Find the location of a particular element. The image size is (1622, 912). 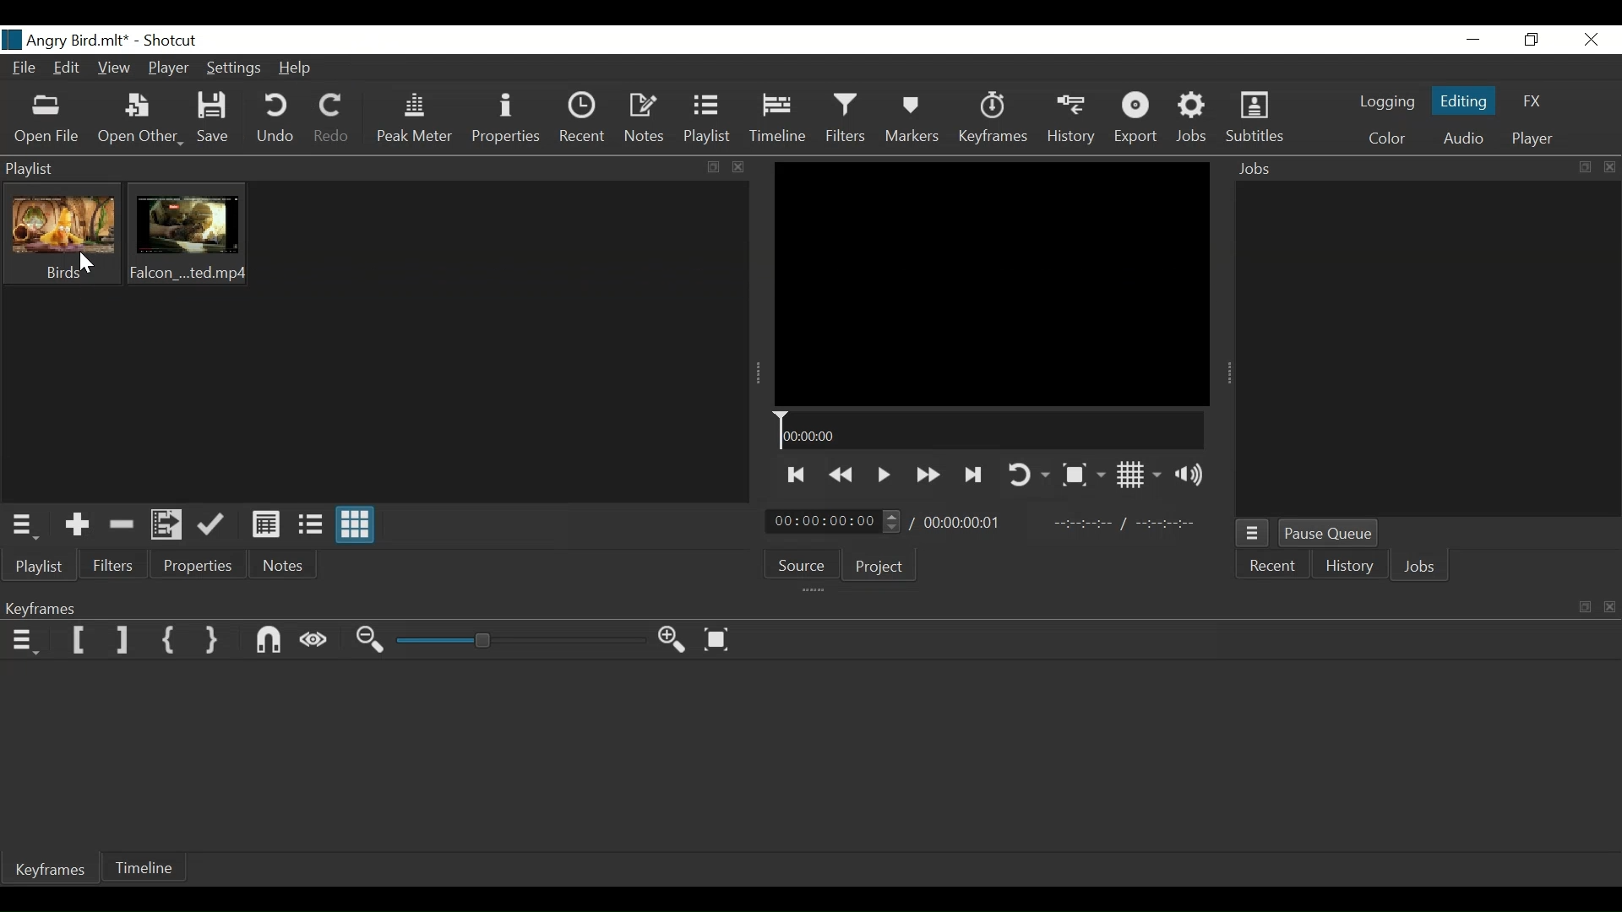

Recent is located at coordinates (584, 118).